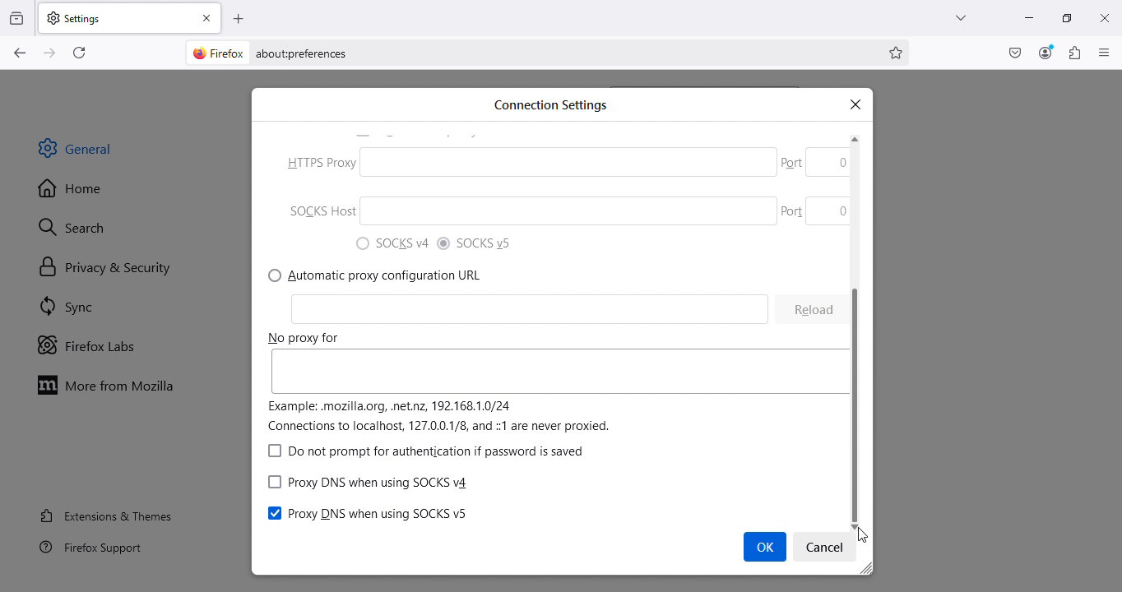 Image resolution: width=1122 pixels, height=592 pixels. I want to click on 0 Auto-detect proxy settings for this network, so click(475, 244).